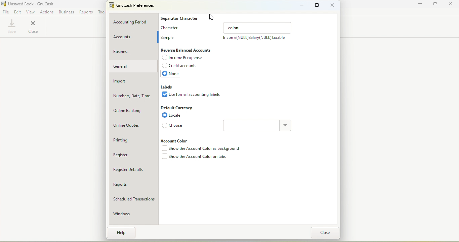 The height and width of the screenshot is (242, 459). I want to click on Numbers, date, time, so click(133, 96).